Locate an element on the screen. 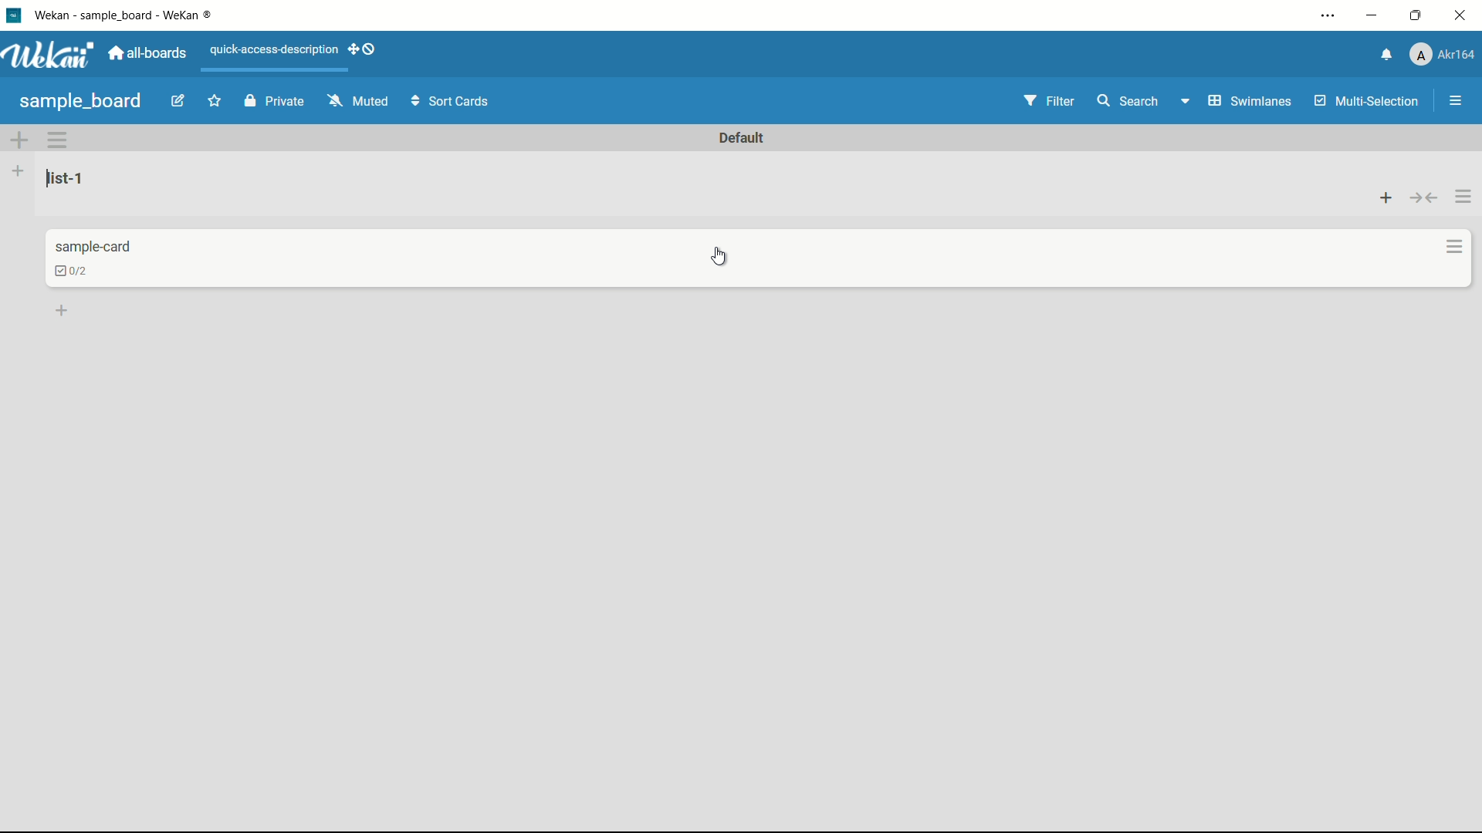  sample board is located at coordinates (80, 101).